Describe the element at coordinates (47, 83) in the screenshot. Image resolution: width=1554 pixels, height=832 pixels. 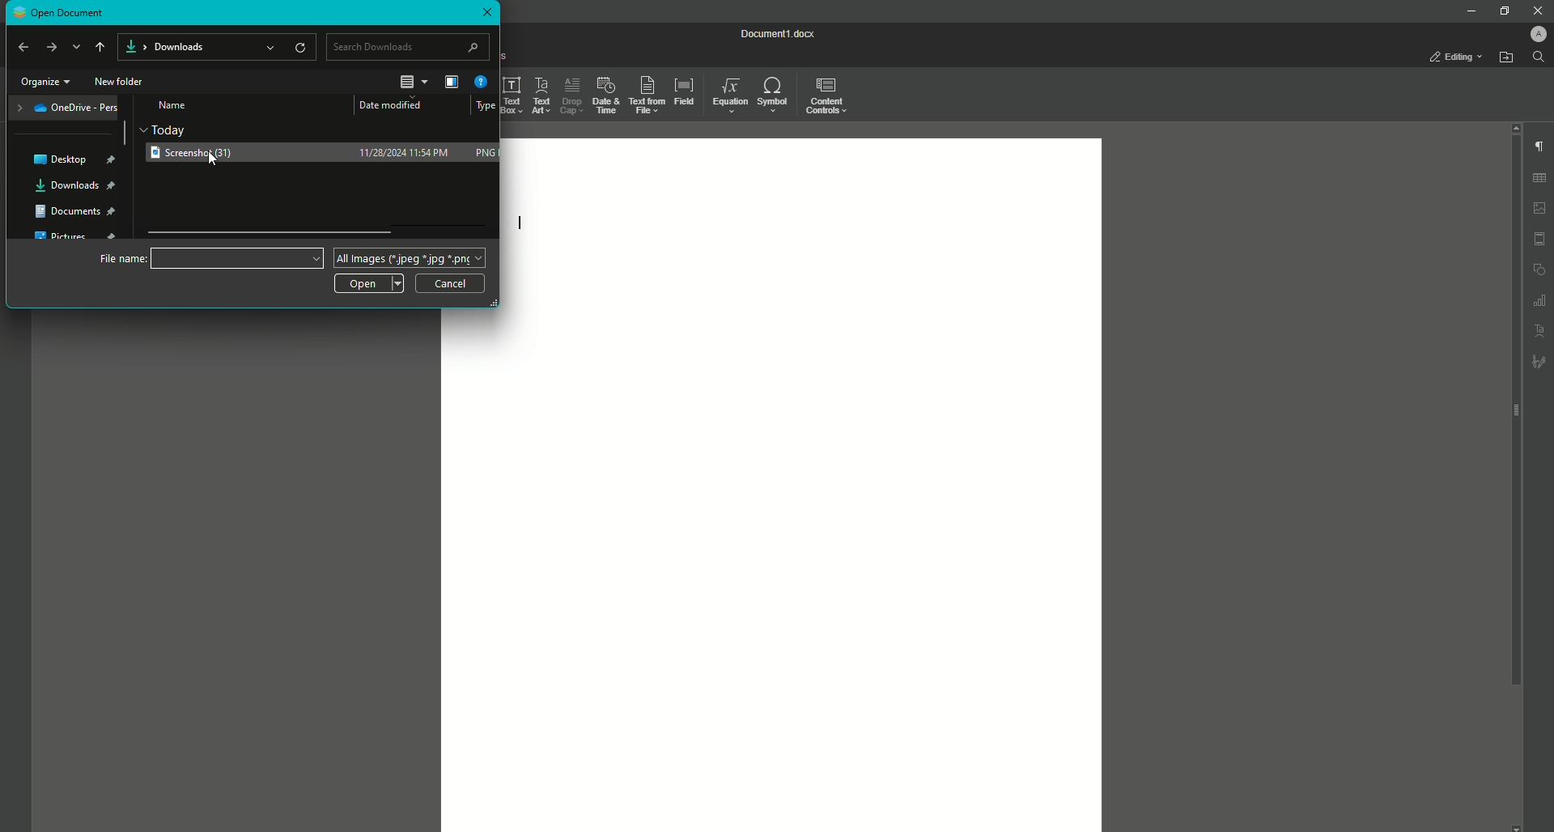
I see `Organize` at that location.